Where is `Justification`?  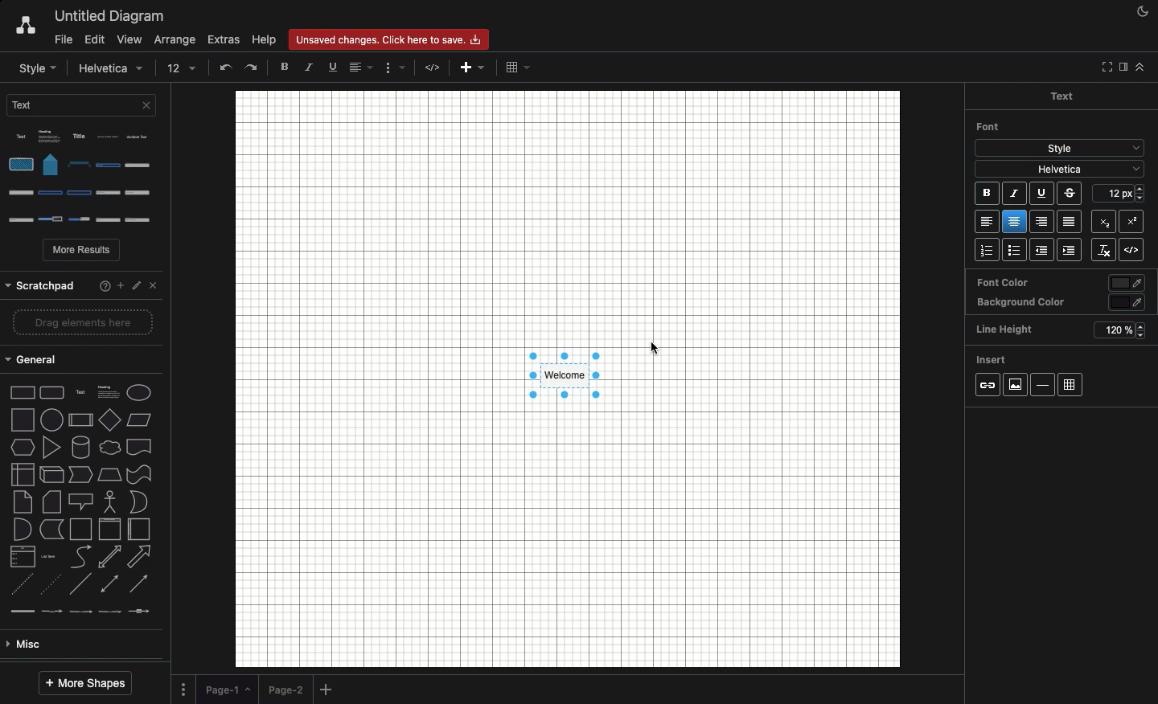
Justification is located at coordinates (1067, 221).